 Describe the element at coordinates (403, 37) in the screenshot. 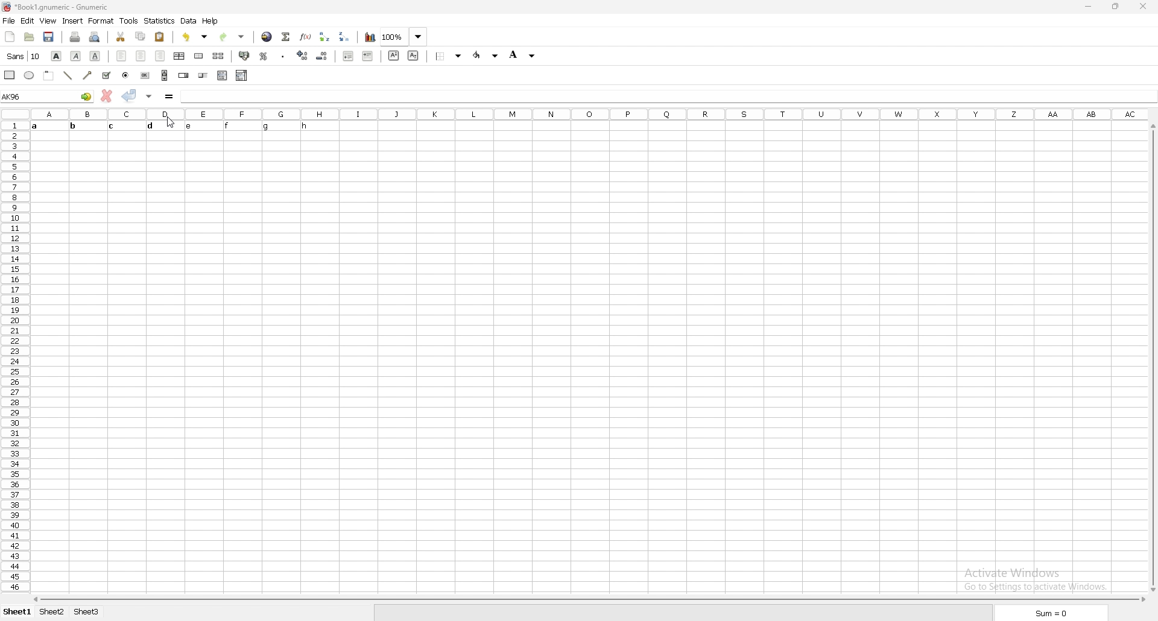

I see `zoom` at that location.